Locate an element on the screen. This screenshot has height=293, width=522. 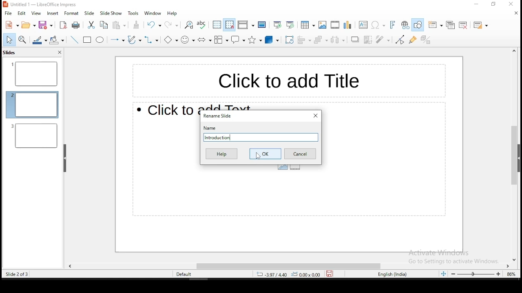
toggle point edit mode is located at coordinates (399, 40).